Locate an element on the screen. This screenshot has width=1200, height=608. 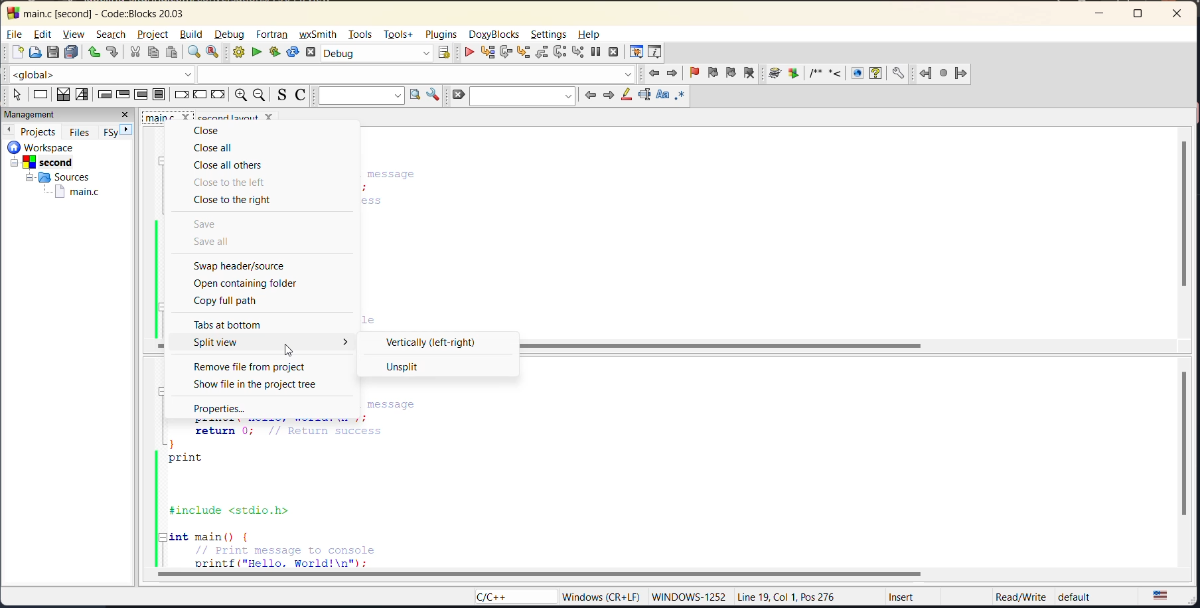
vertical scroll bar is located at coordinates (1185, 443).